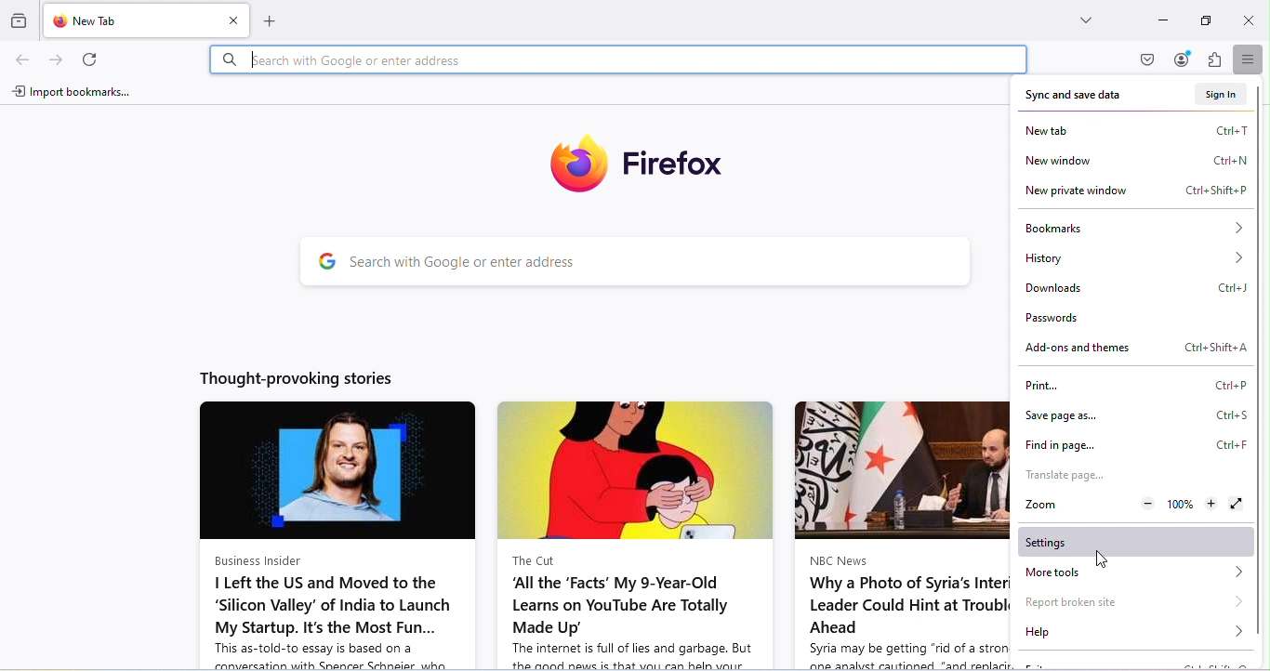 The image size is (1270, 671). I want to click on Help, so click(1136, 635).